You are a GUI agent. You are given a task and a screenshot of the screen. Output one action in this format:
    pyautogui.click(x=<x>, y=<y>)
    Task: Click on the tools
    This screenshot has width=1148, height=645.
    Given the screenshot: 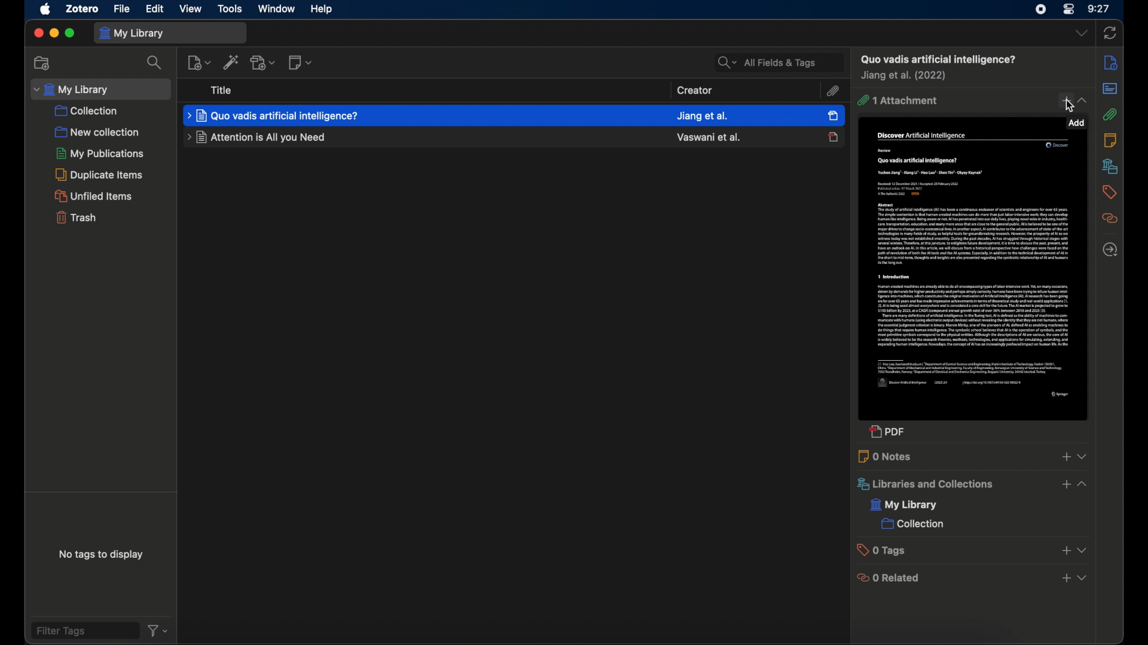 What is the action you would take?
    pyautogui.click(x=231, y=9)
    